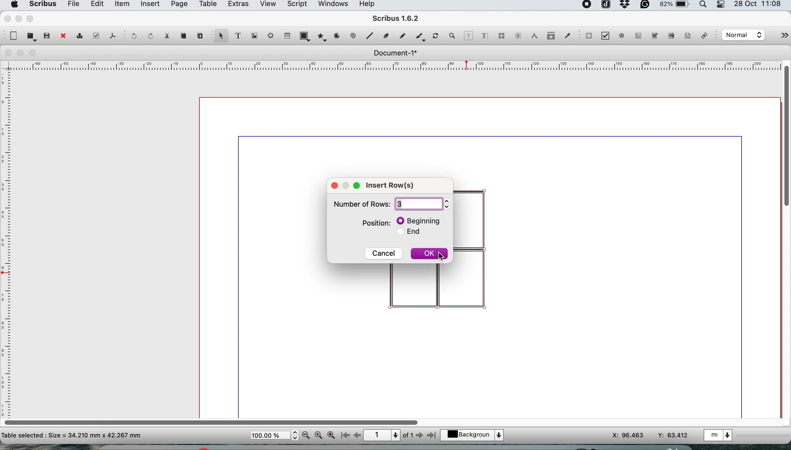 The width and height of the screenshot is (791, 450). What do you see at coordinates (475, 436) in the screenshot?
I see `select the current layer` at bounding box center [475, 436].